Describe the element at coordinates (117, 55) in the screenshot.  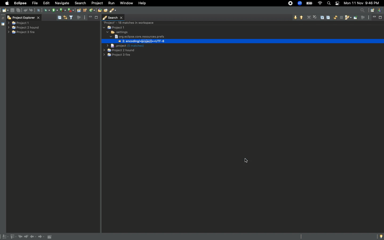
I see `Project 3` at that location.